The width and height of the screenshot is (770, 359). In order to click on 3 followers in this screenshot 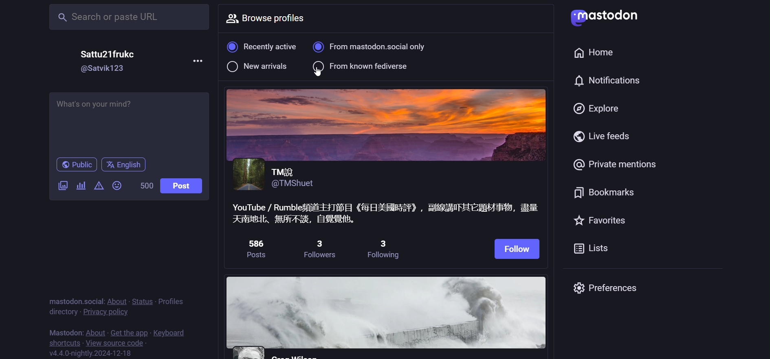, I will do `click(320, 251)`.